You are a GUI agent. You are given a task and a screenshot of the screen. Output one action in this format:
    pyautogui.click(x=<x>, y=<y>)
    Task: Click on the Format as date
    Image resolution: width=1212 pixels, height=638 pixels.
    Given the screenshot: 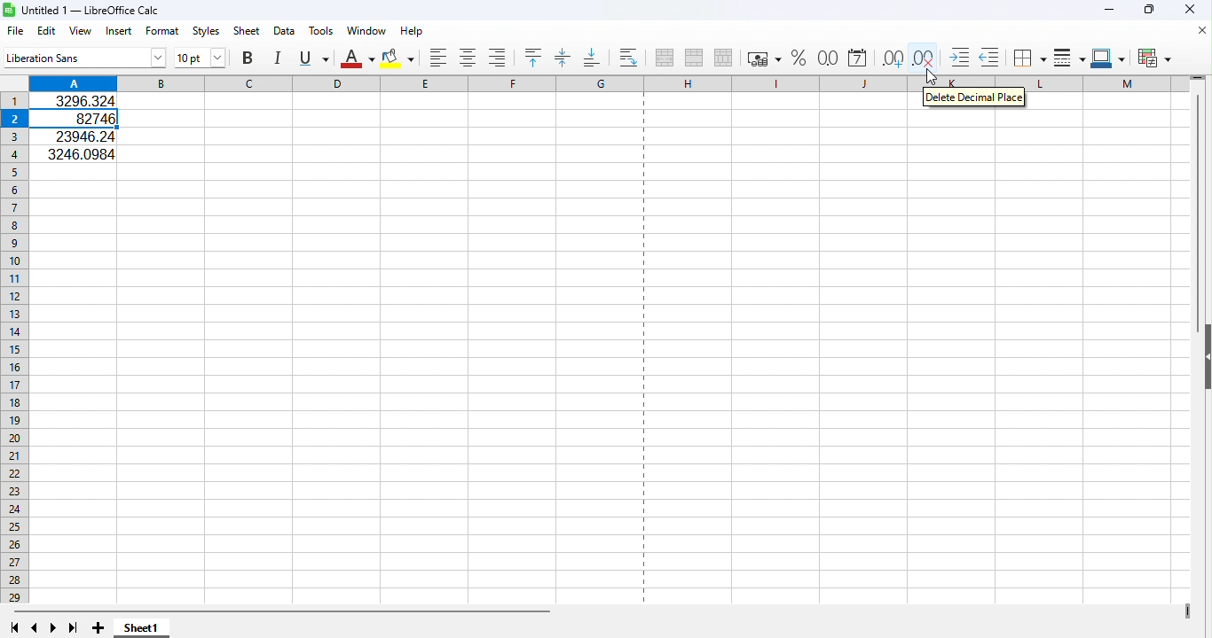 What is the action you would take?
    pyautogui.click(x=857, y=57)
    